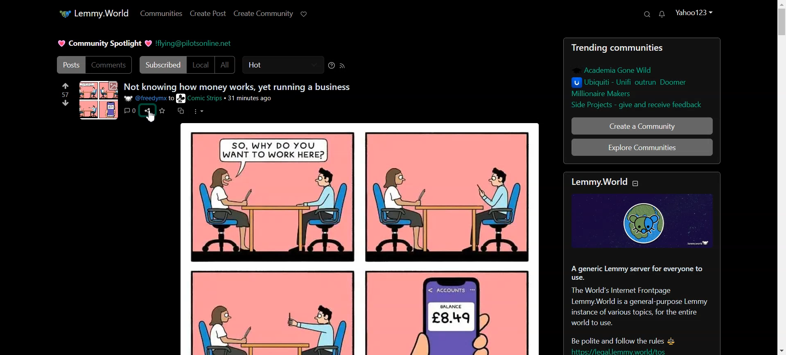 The height and width of the screenshot is (355, 786). Describe the element at coordinates (695, 12) in the screenshot. I see `Profile` at that location.